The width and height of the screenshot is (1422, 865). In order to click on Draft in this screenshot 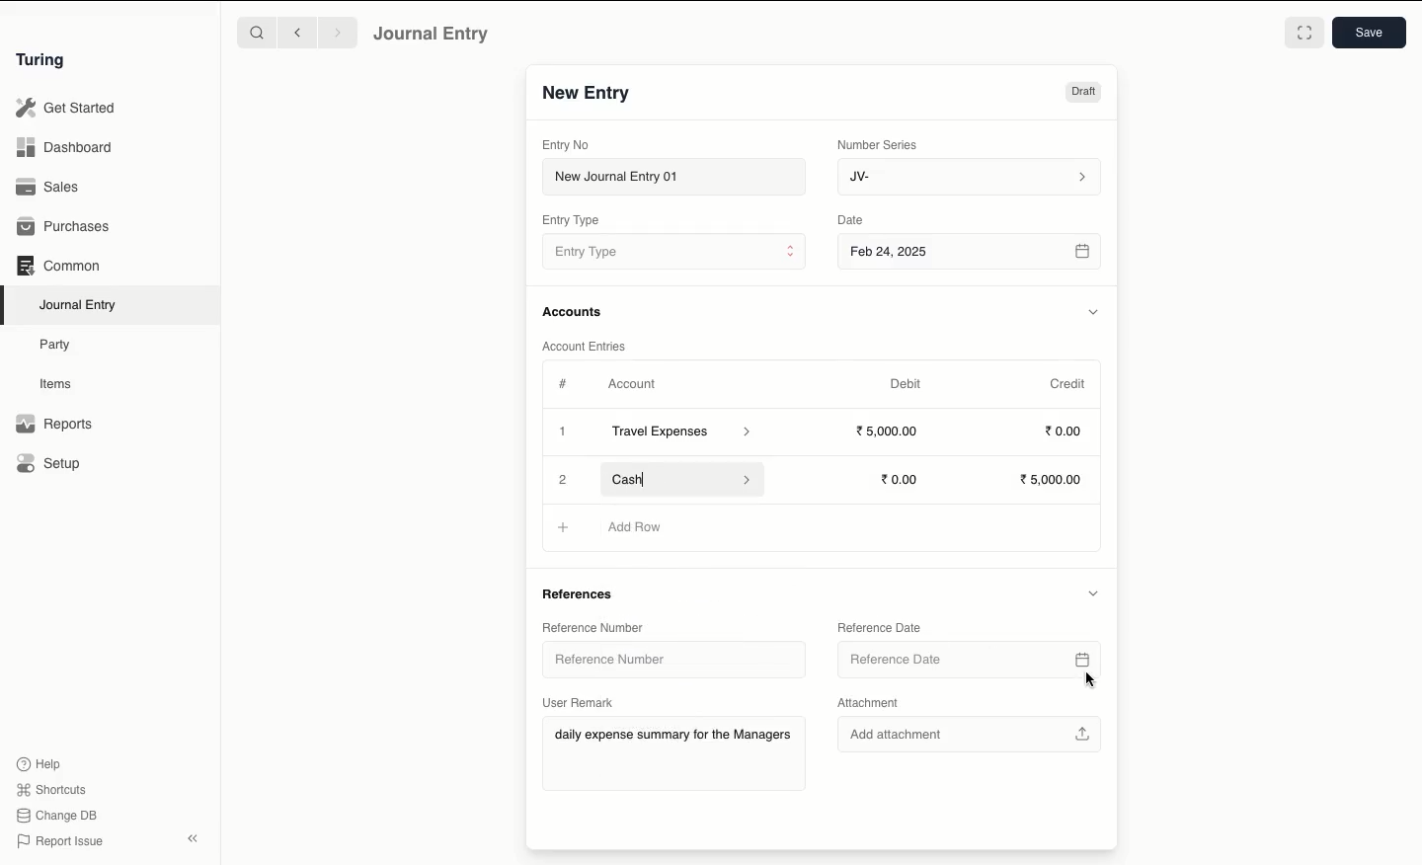, I will do `click(1083, 92)`.